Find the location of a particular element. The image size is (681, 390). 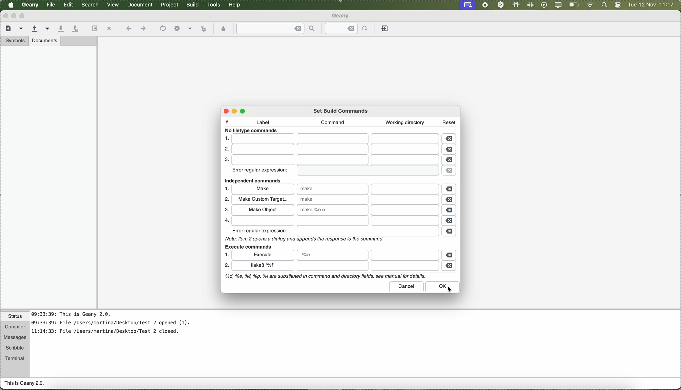

airpods is located at coordinates (515, 5).